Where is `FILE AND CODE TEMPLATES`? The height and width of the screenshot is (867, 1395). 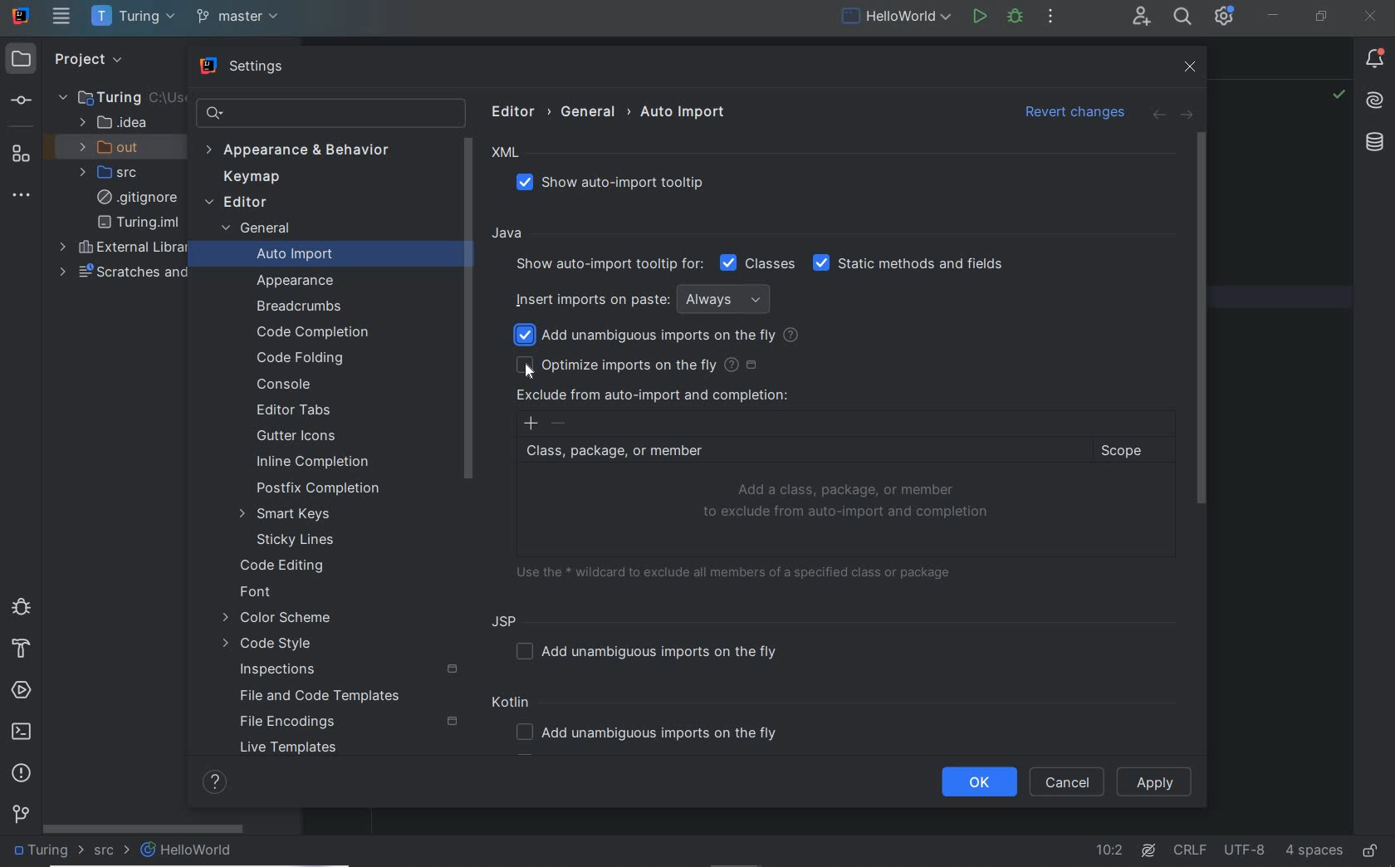
FILE AND CODE TEMPLATES is located at coordinates (315, 698).